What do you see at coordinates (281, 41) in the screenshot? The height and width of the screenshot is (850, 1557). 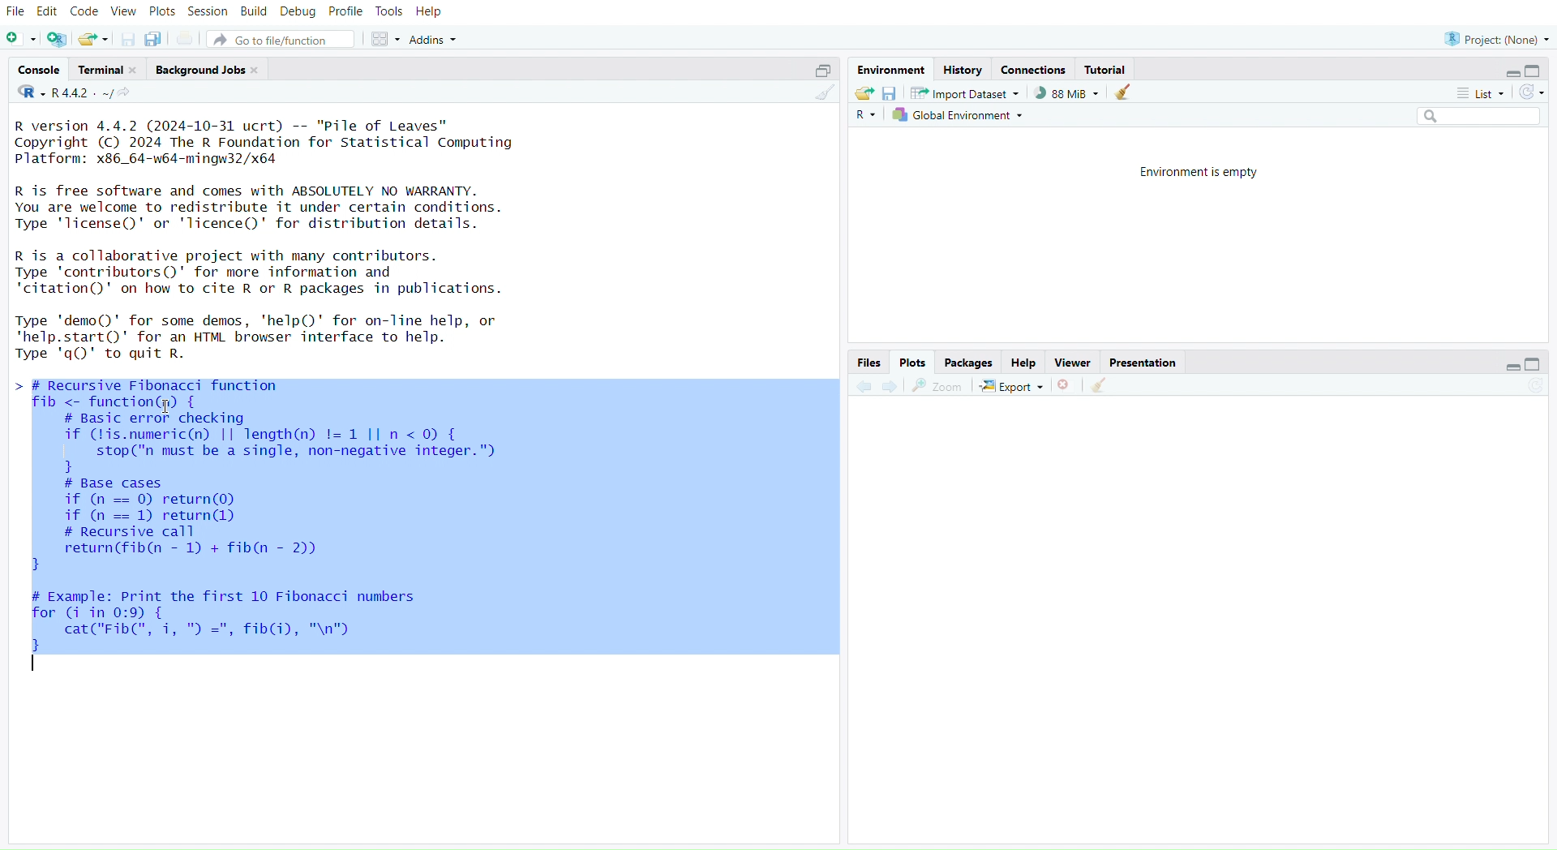 I see `go to file/function` at bounding box center [281, 41].